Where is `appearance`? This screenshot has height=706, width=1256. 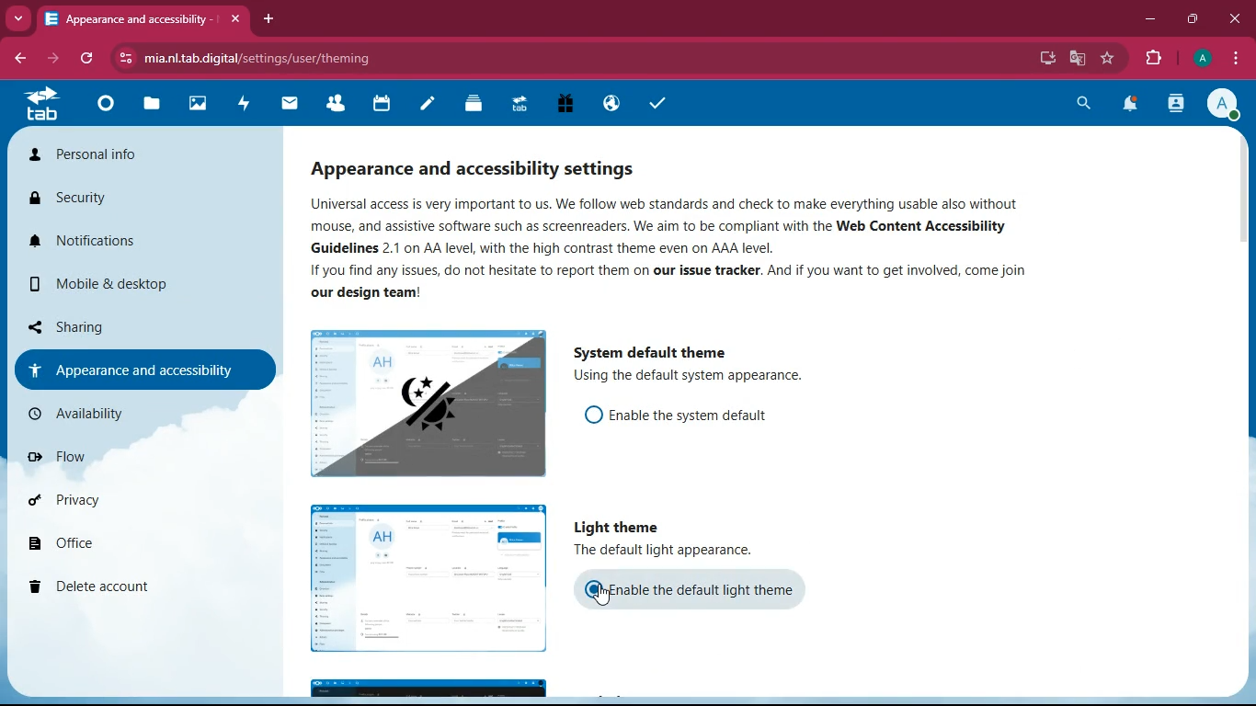 appearance is located at coordinates (149, 368).